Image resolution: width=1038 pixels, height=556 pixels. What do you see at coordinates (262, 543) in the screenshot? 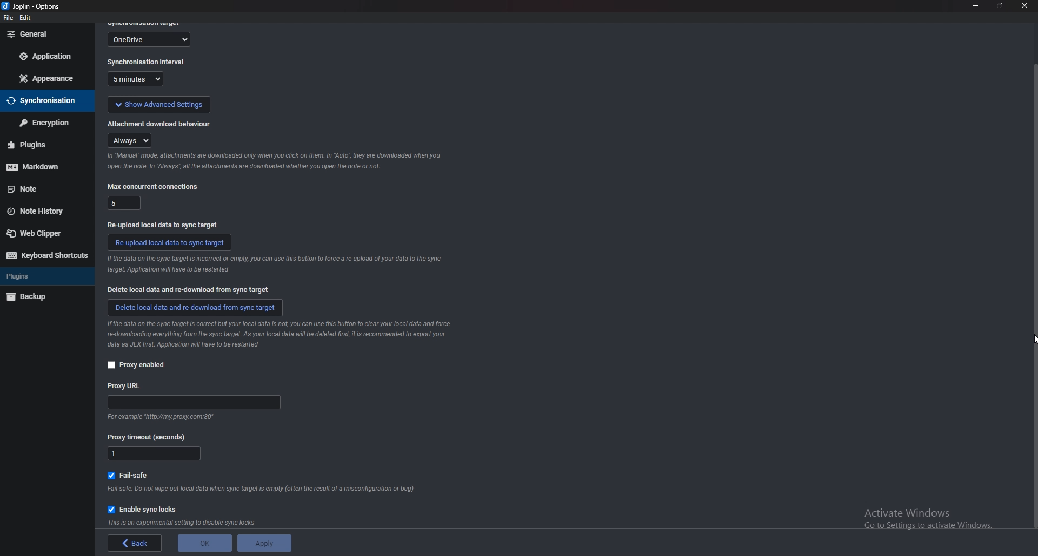
I see `apply` at bounding box center [262, 543].